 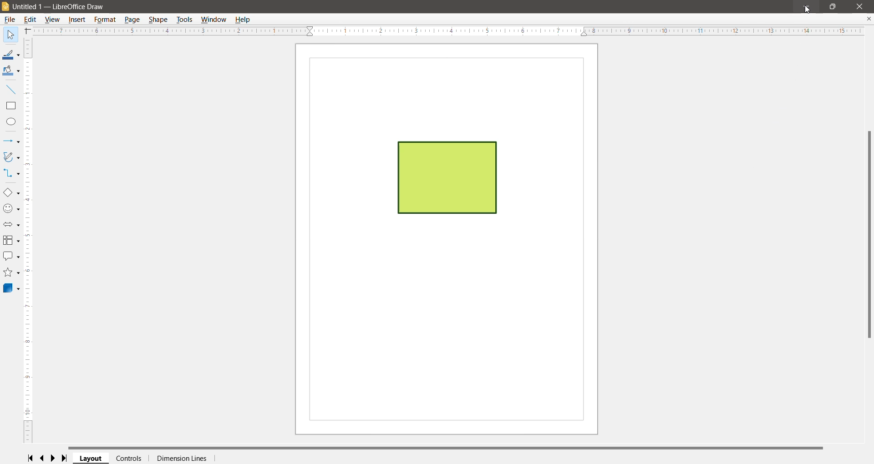 I want to click on Page, so click(x=133, y=20).